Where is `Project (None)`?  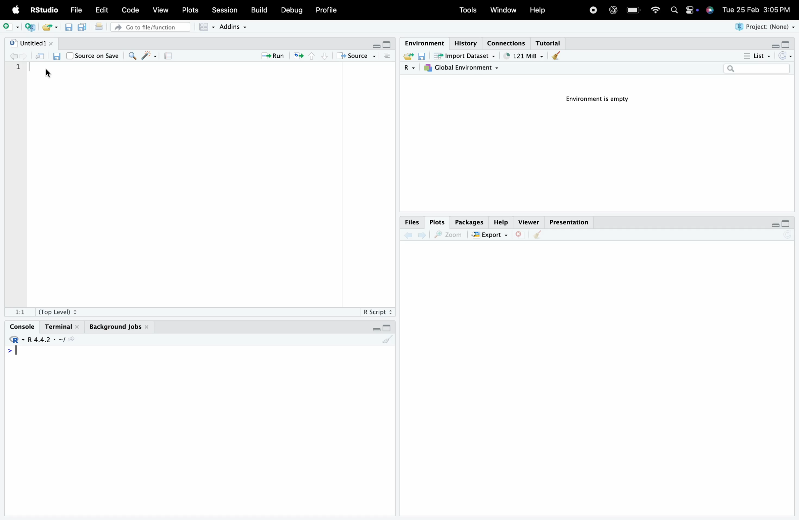
Project (None) is located at coordinates (766, 28).